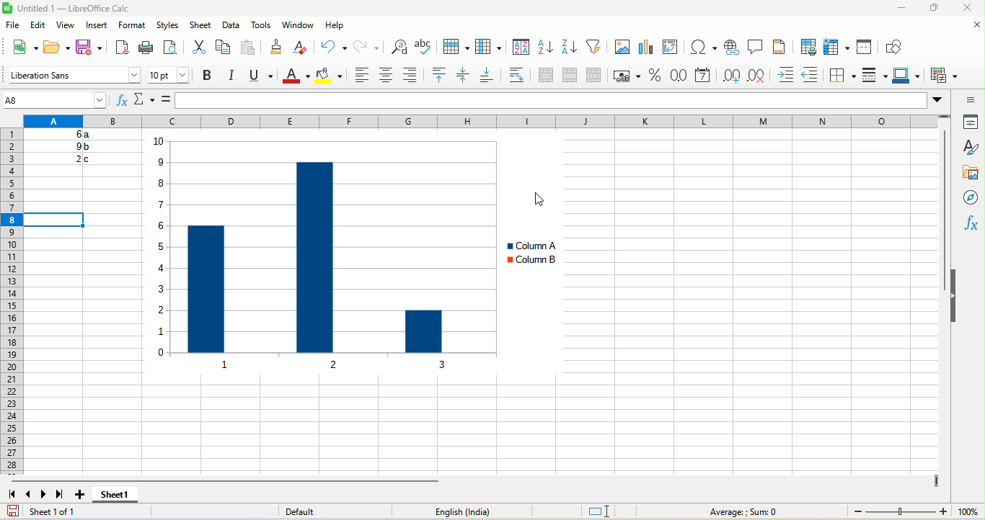 This screenshot has height=520, width=985. Describe the element at coordinates (332, 51) in the screenshot. I see `undo` at that location.